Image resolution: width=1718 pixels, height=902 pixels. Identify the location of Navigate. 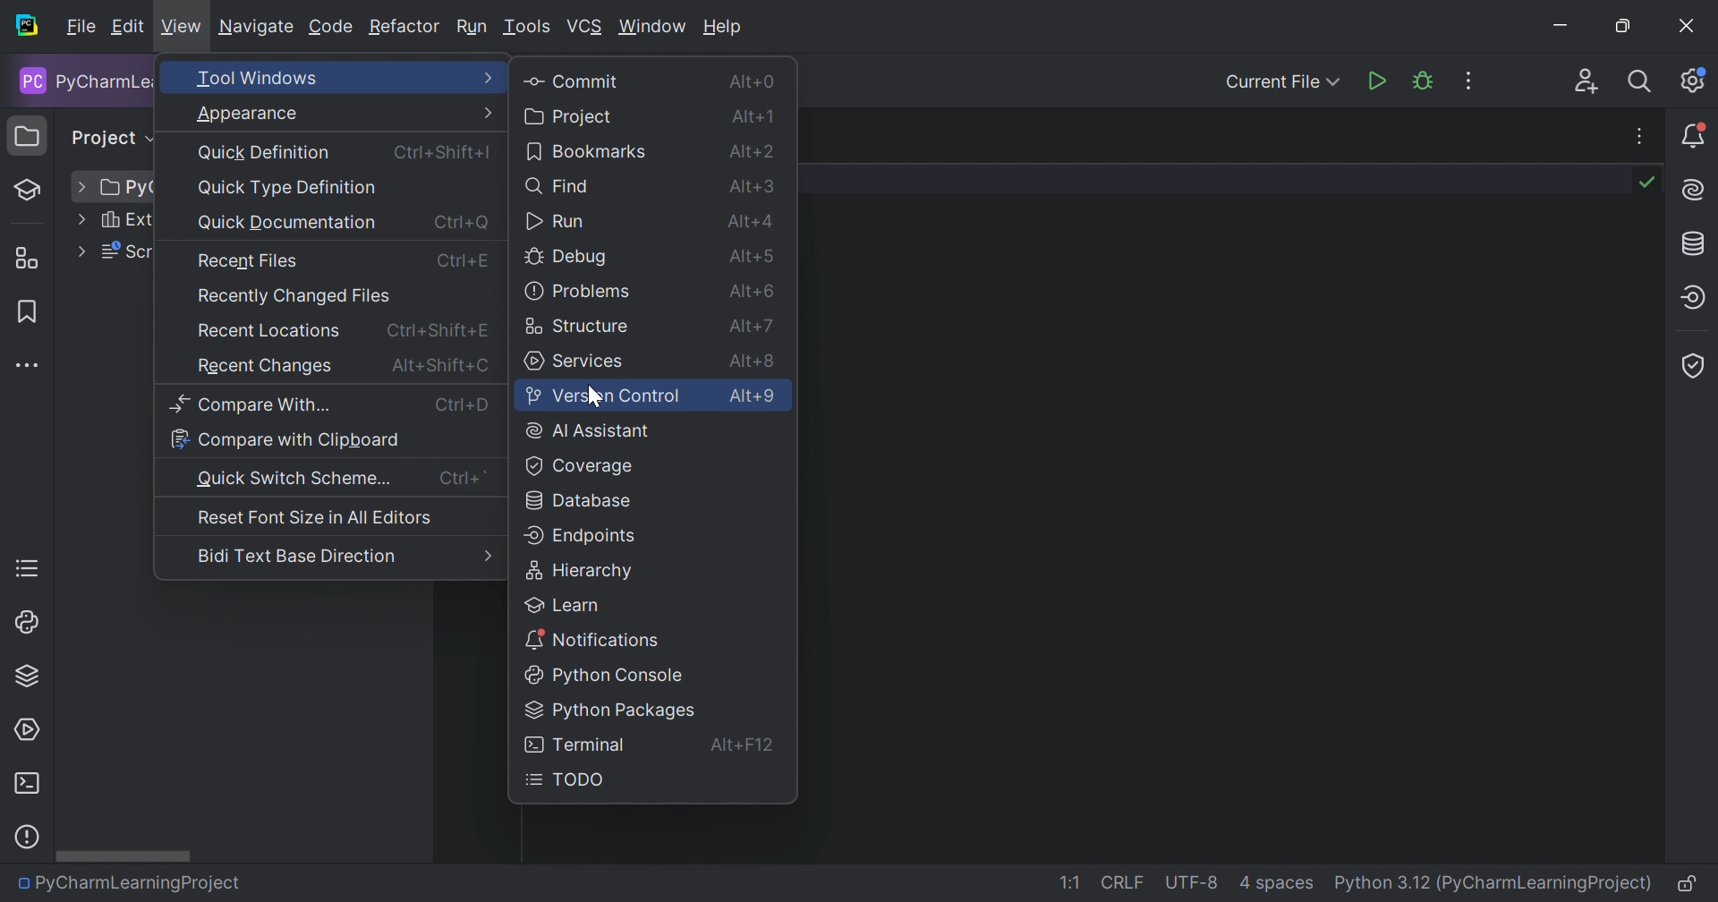
(257, 27).